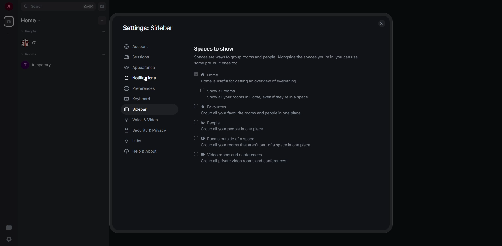  I want to click on people, so click(30, 43).